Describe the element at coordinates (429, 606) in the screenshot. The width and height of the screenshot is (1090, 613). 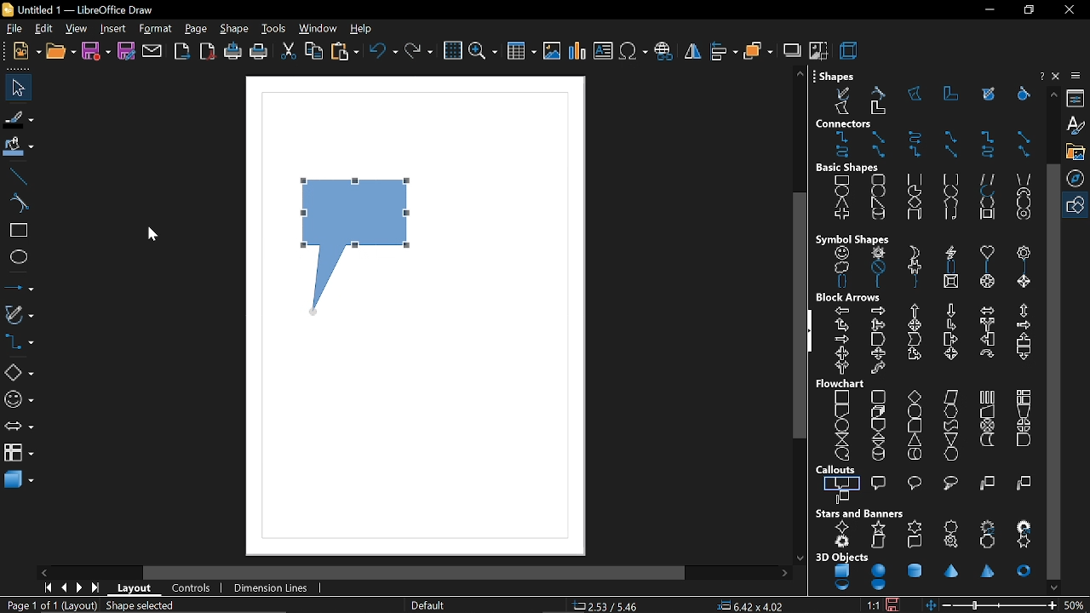
I see `page style` at that location.